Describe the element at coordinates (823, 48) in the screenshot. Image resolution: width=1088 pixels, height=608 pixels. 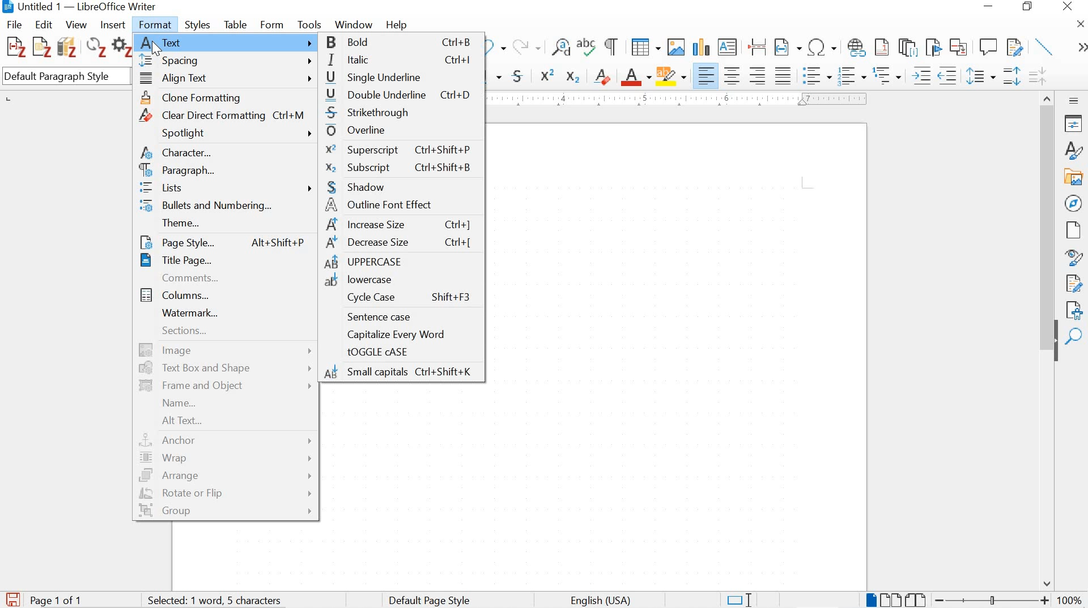
I see `insert special characters` at that location.